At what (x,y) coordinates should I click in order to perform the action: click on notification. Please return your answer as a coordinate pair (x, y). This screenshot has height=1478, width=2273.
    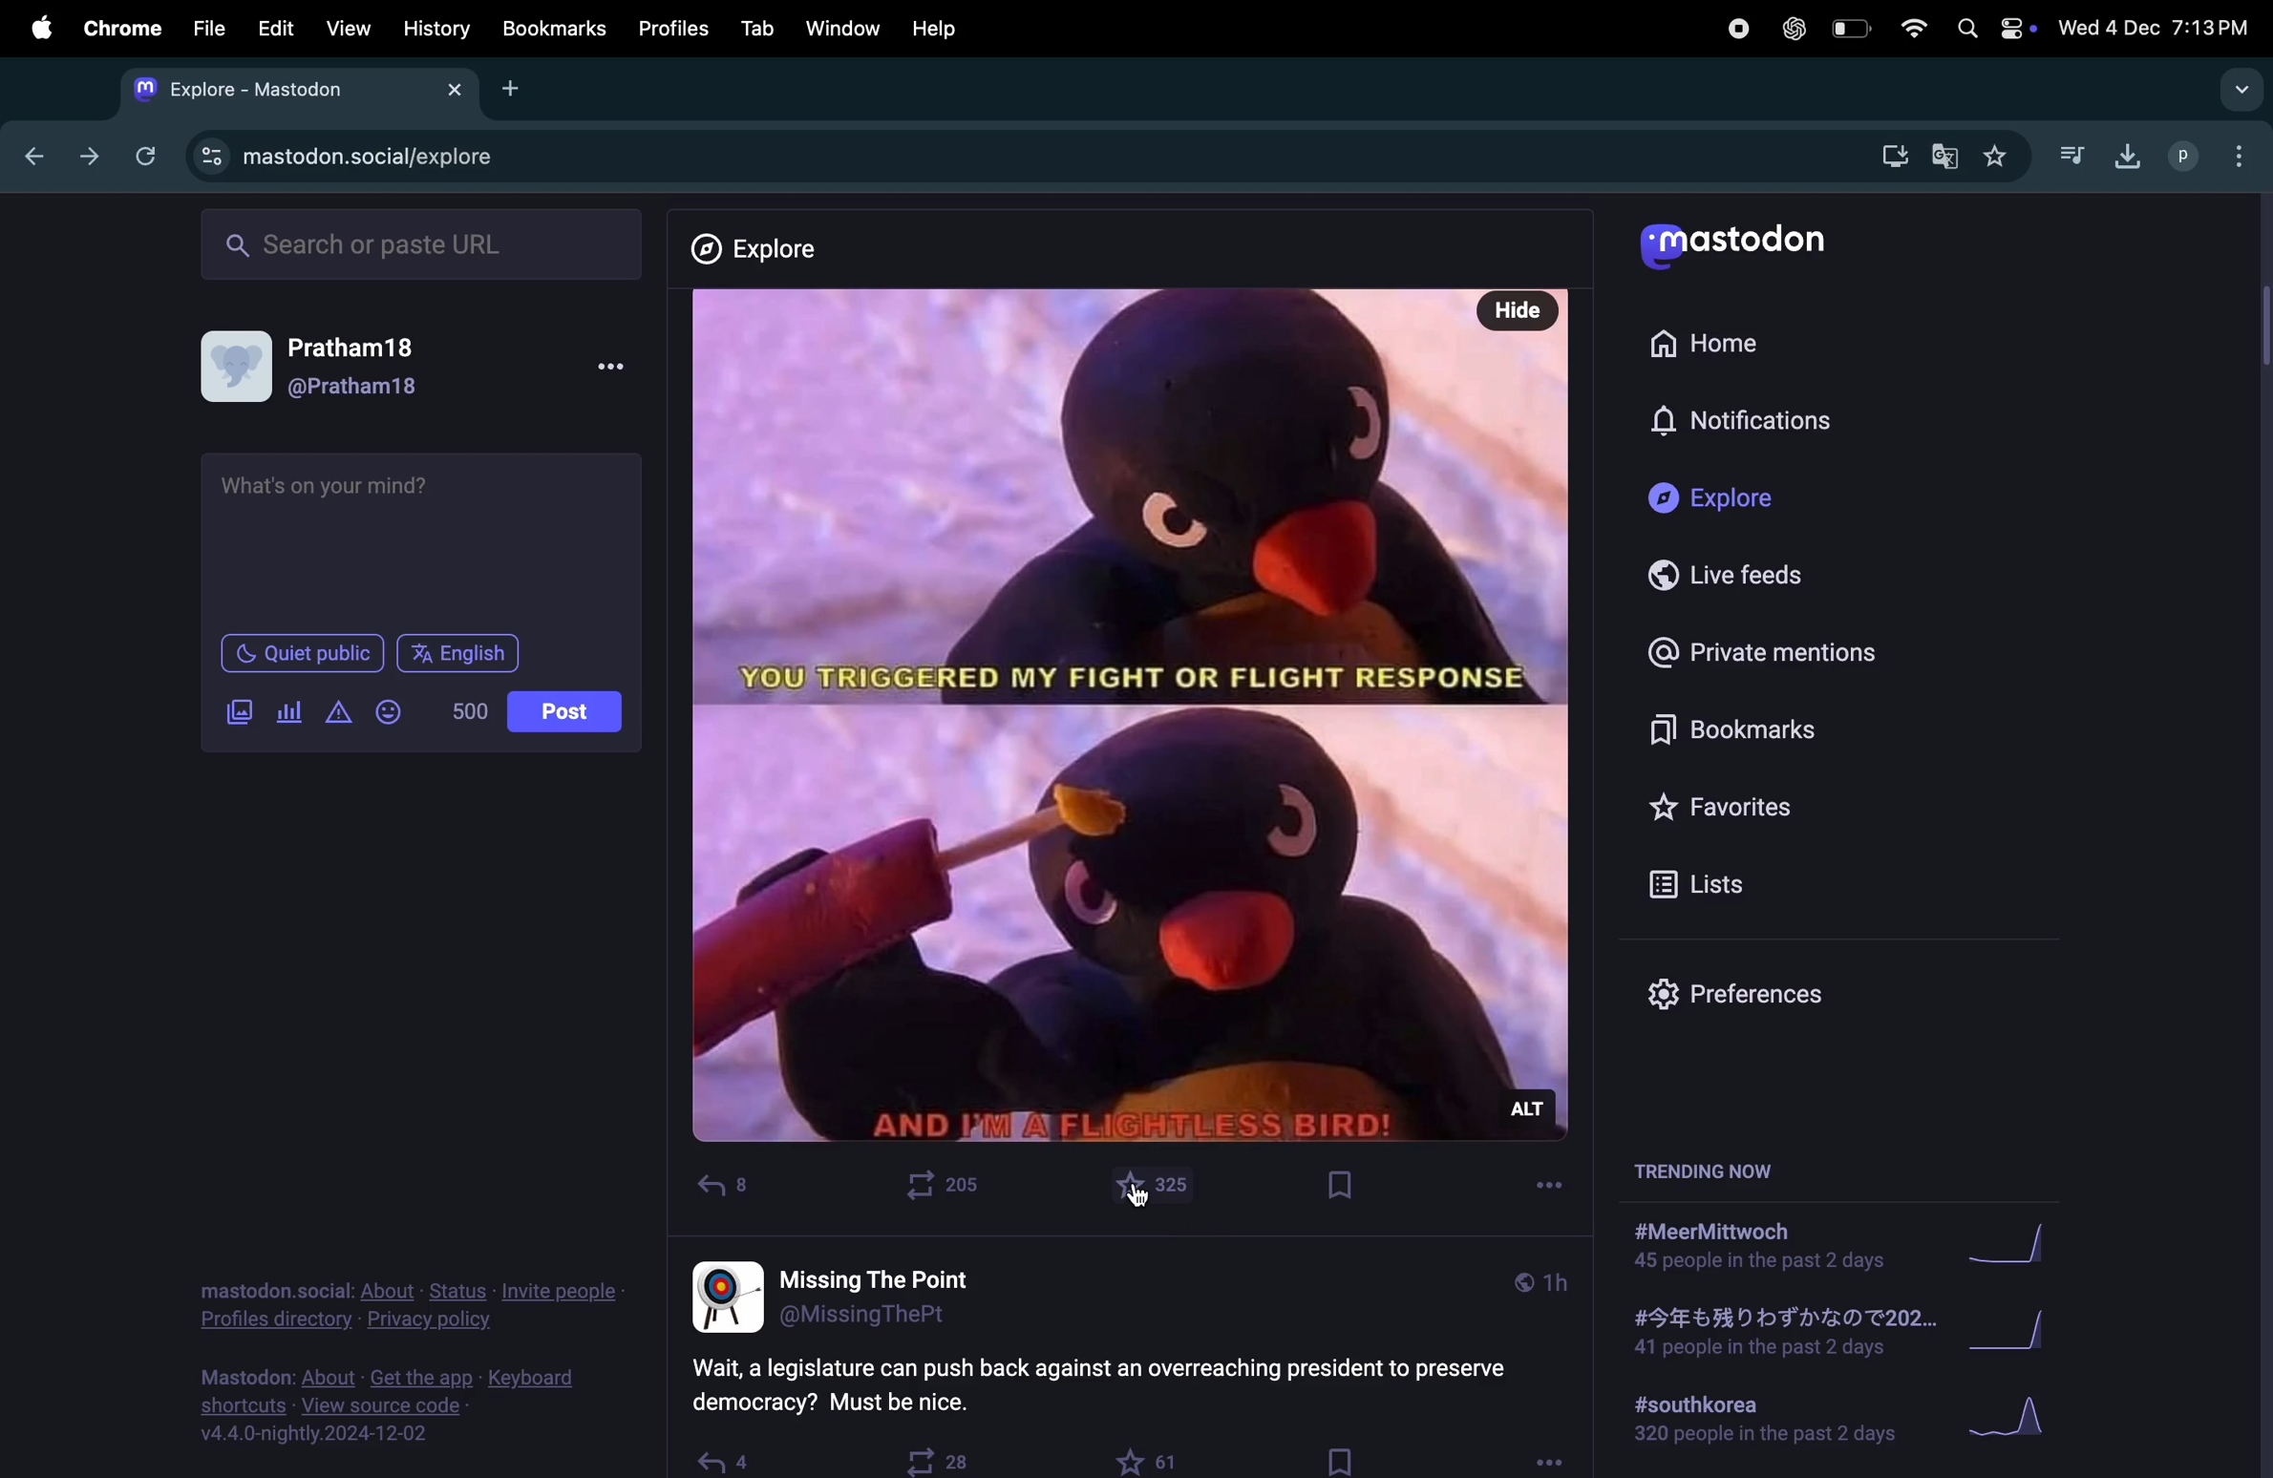
    Looking at the image, I should click on (1753, 418).